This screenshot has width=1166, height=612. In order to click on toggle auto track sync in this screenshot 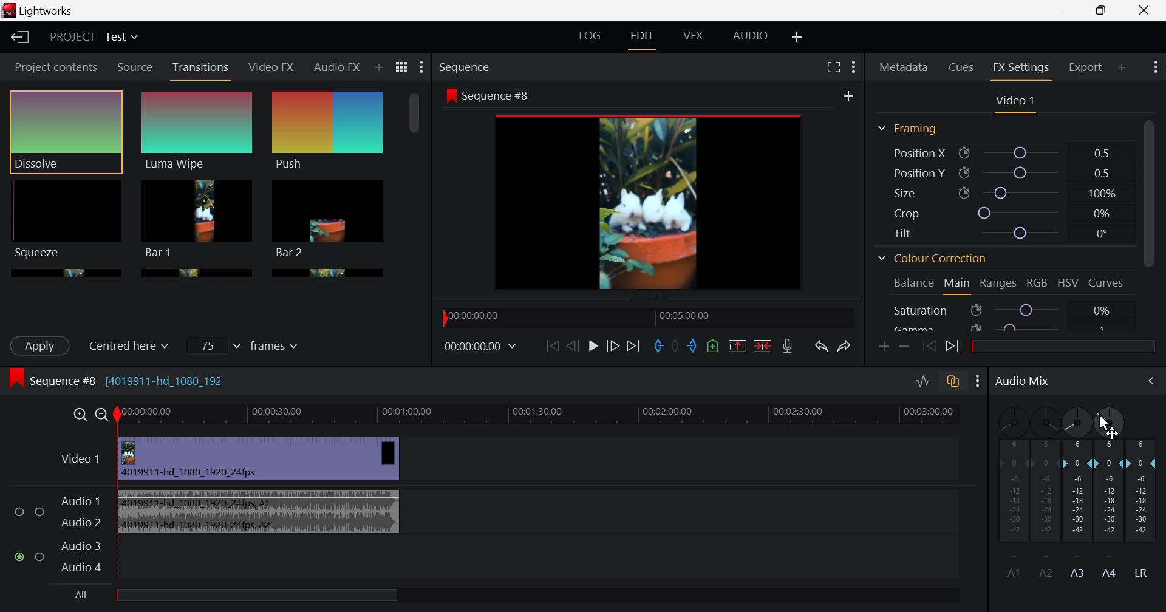, I will do `click(954, 384)`.